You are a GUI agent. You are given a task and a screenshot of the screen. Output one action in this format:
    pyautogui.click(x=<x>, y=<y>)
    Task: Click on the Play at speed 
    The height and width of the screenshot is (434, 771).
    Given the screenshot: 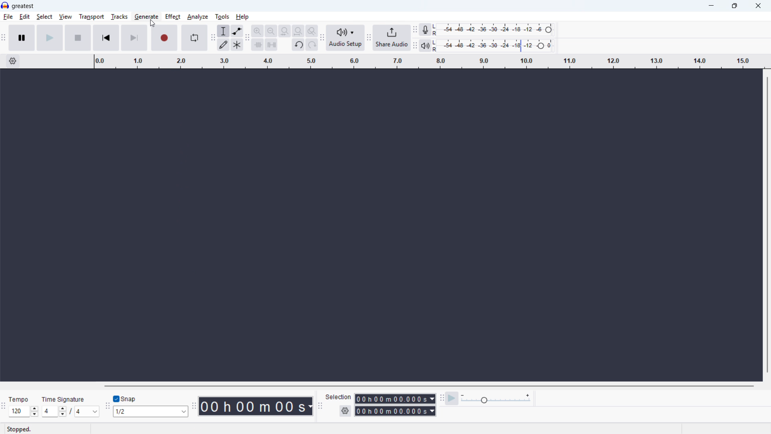 What is the action you would take?
    pyautogui.click(x=452, y=399)
    